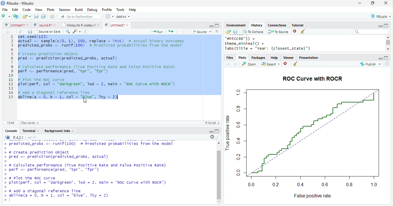 The width and height of the screenshot is (393, 206). What do you see at coordinates (228, 32) in the screenshot?
I see `open folder` at bounding box center [228, 32].